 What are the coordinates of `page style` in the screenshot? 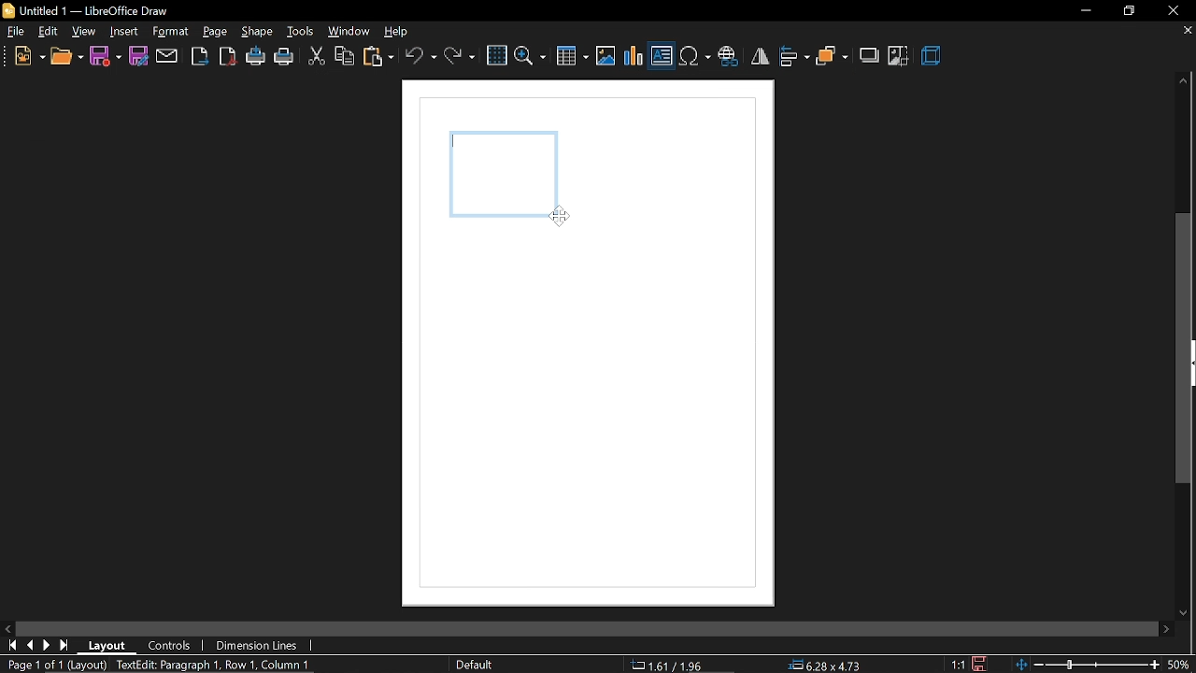 It's located at (477, 665).